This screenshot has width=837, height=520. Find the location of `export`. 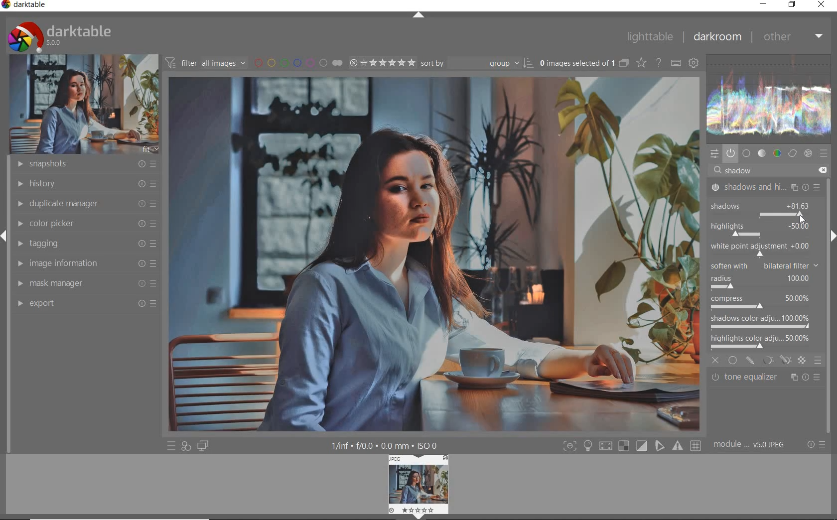

export is located at coordinates (85, 303).